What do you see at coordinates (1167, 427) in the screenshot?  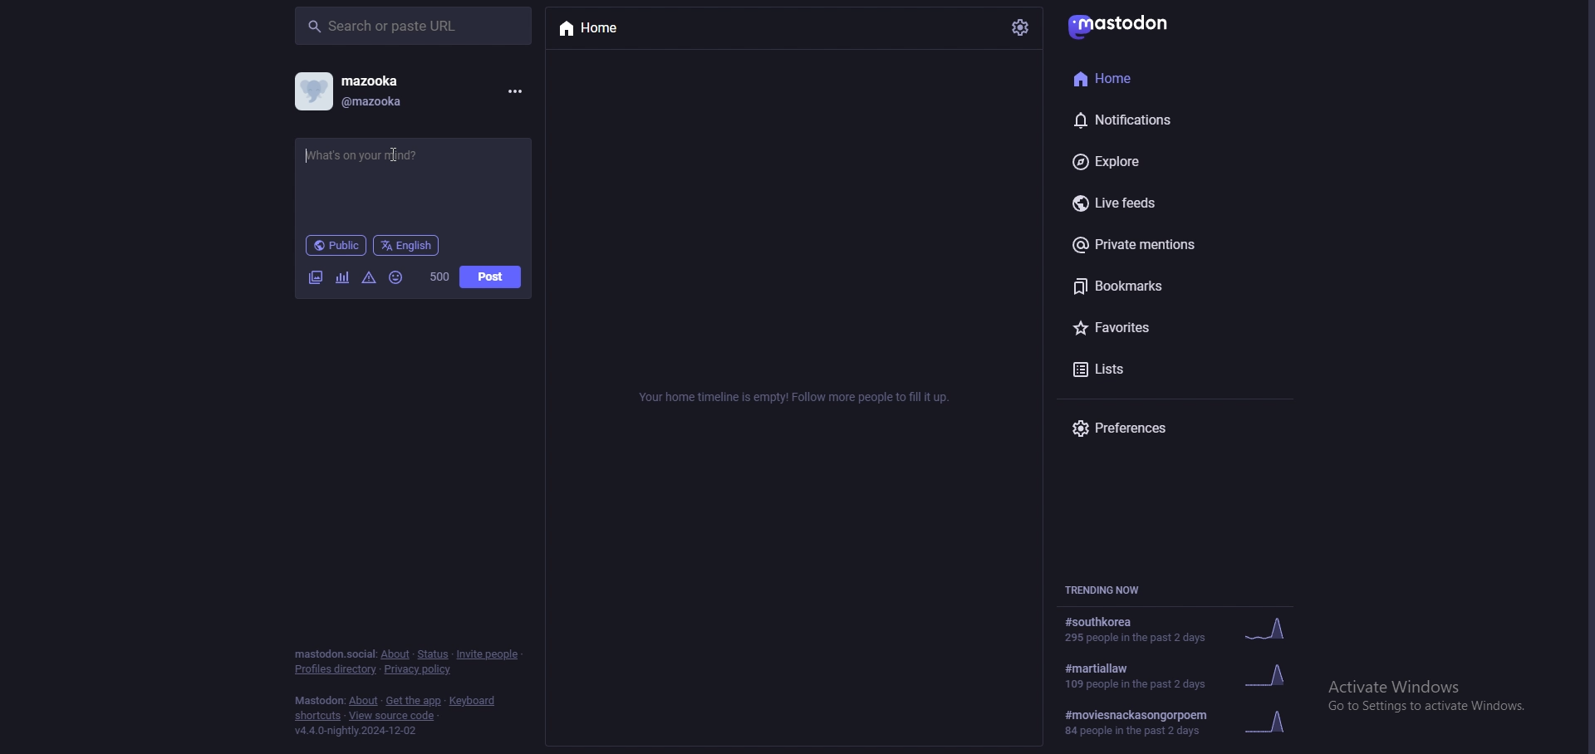 I see `preferences` at bounding box center [1167, 427].